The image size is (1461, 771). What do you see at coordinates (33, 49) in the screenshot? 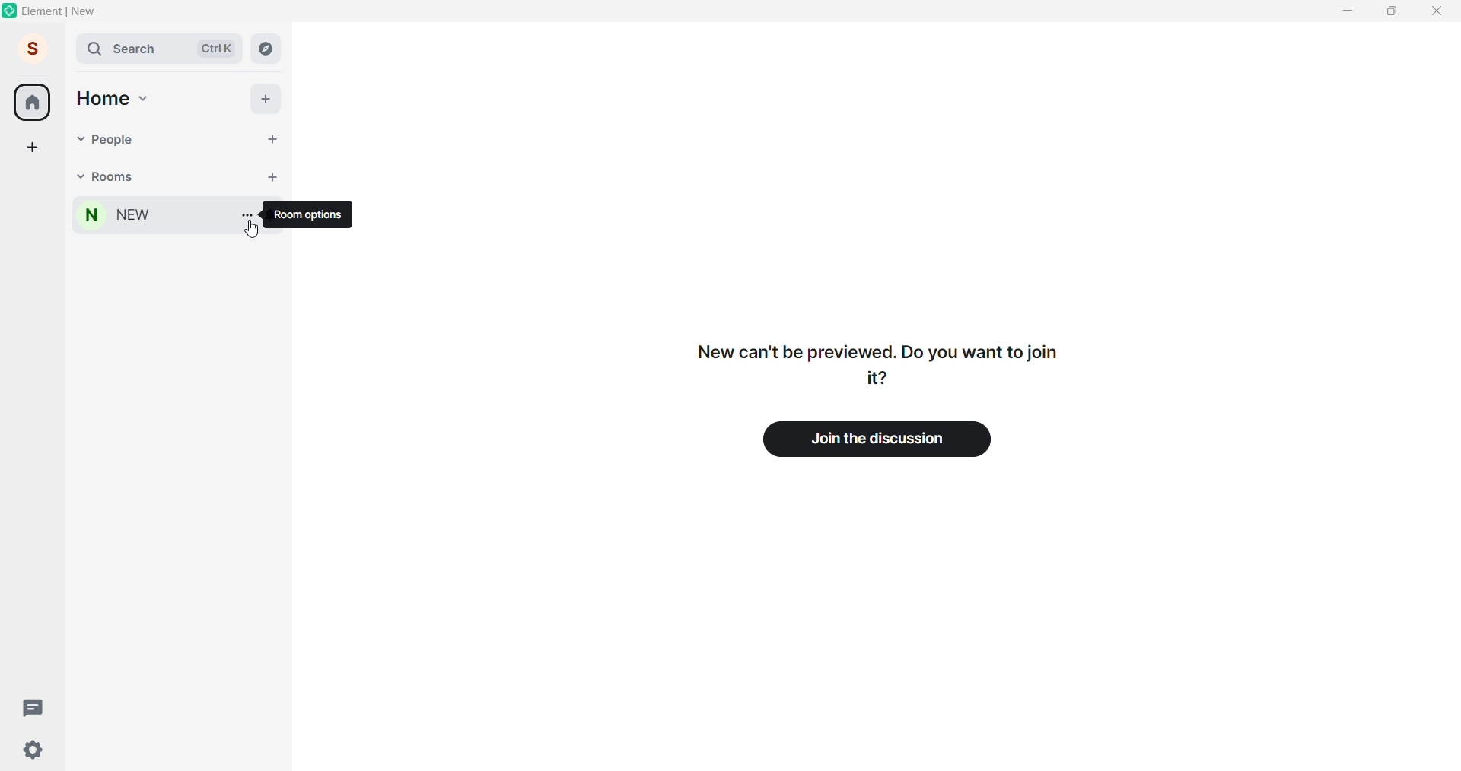
I see `user` at bounding box center [33, 49].